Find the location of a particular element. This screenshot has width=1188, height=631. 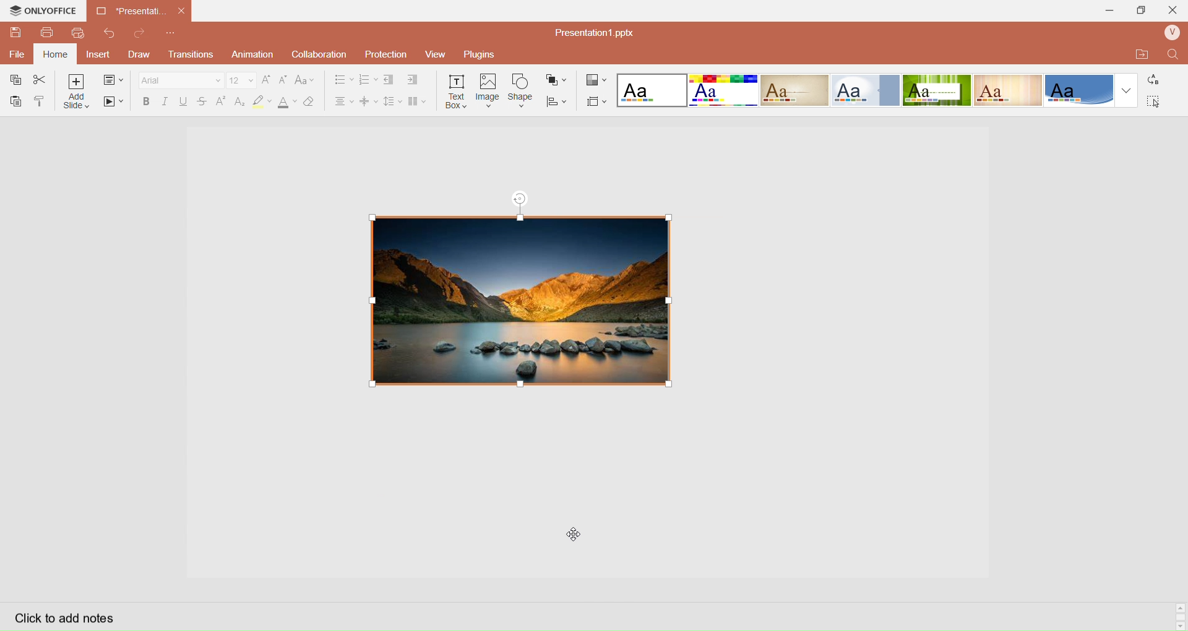

Minimize is located at coordinates (1113, 9).